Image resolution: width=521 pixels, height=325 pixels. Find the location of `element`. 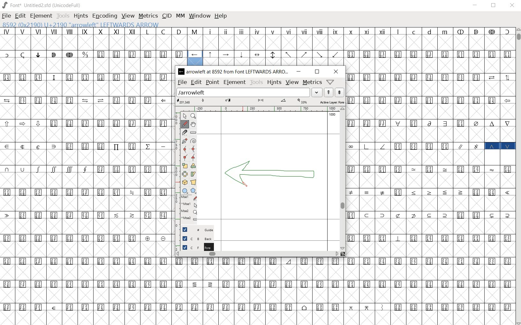

element is located at coordinates (235, 82).